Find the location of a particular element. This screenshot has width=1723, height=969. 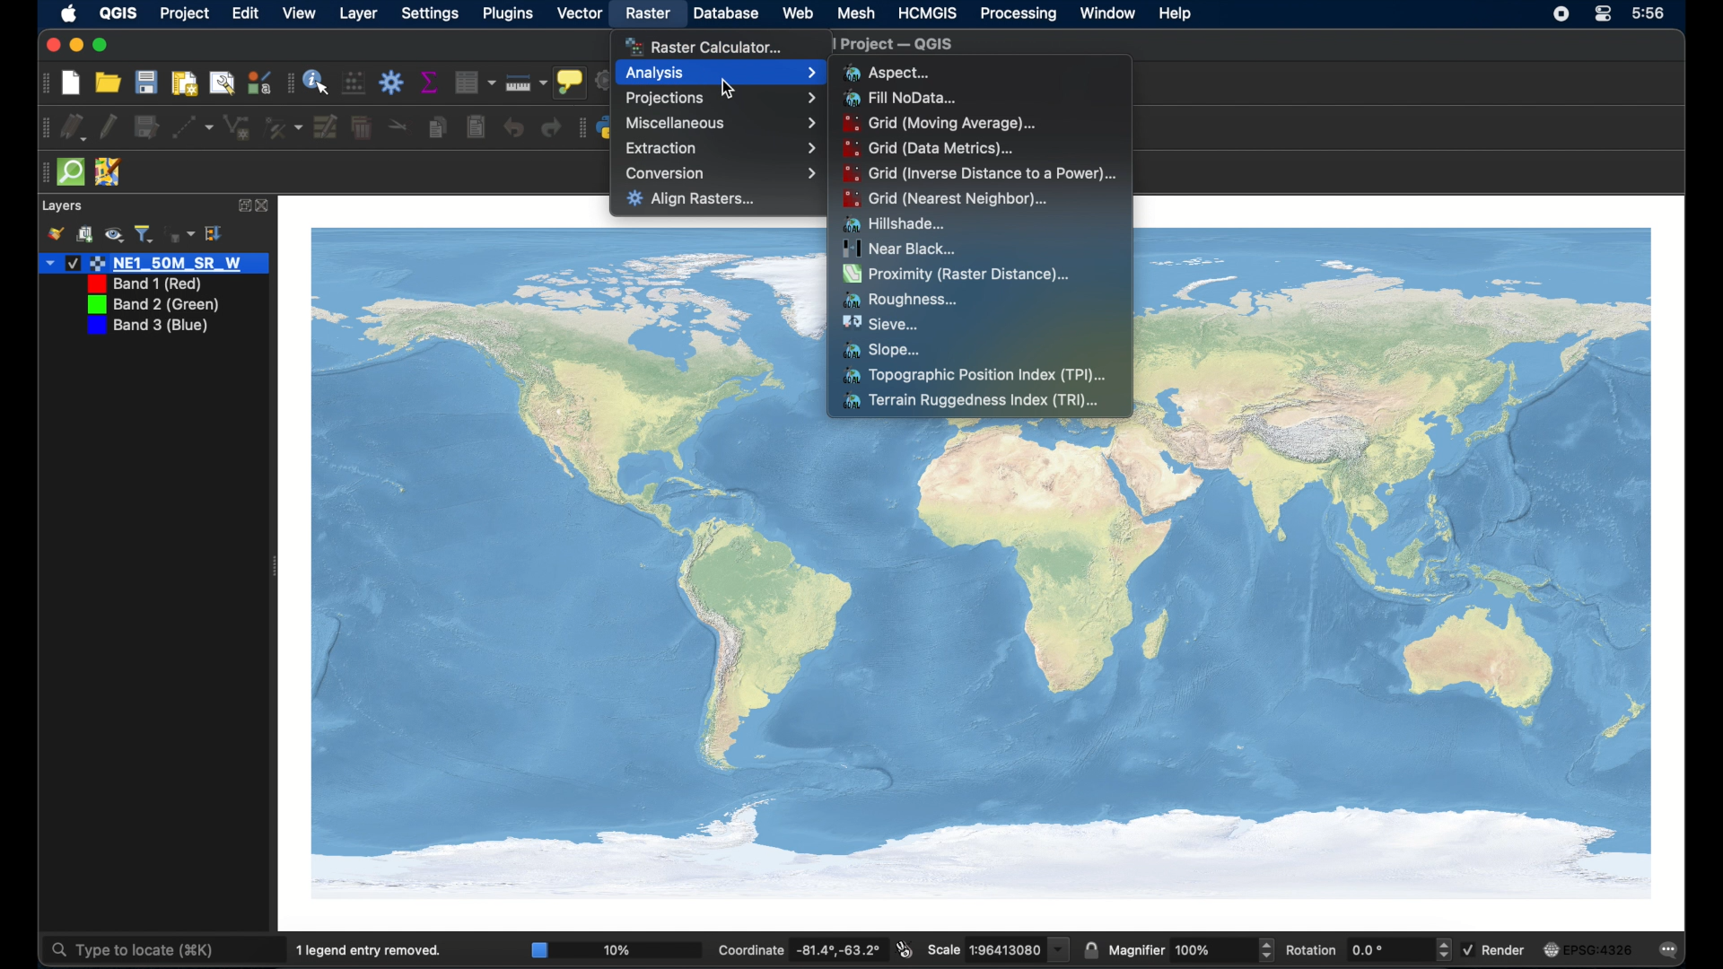

grid (nearest neighbor is located at coordinates (947, 199).